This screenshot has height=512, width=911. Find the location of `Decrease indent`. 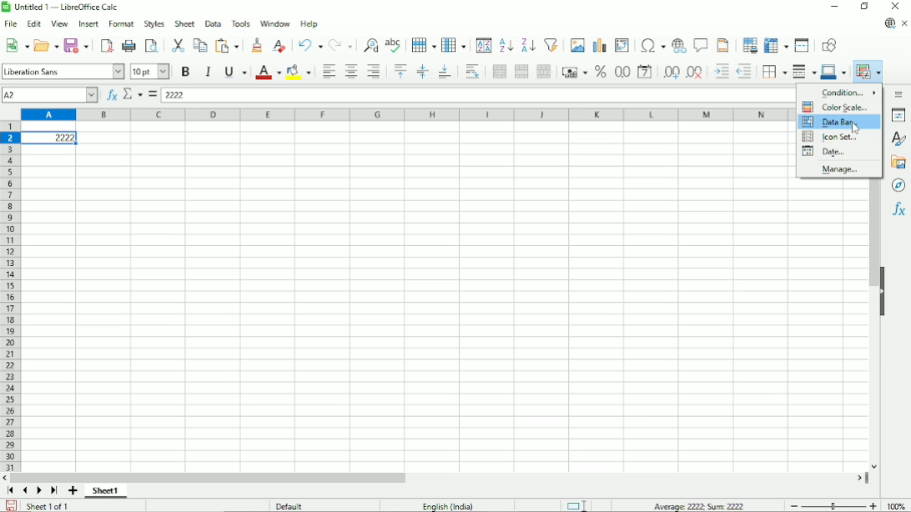

Decrease indent is located at coordinates (744, 72).